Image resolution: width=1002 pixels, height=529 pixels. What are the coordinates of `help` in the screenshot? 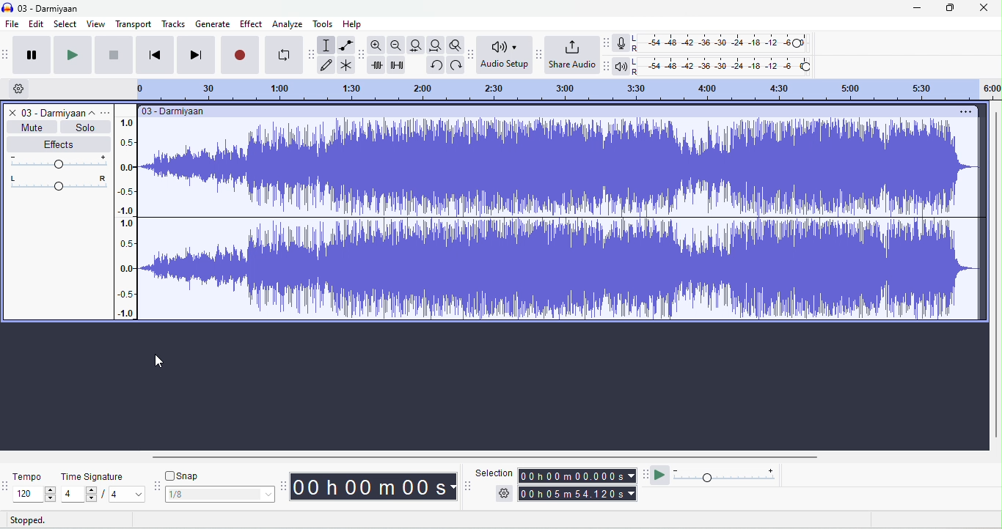 It's located at (352, 23).